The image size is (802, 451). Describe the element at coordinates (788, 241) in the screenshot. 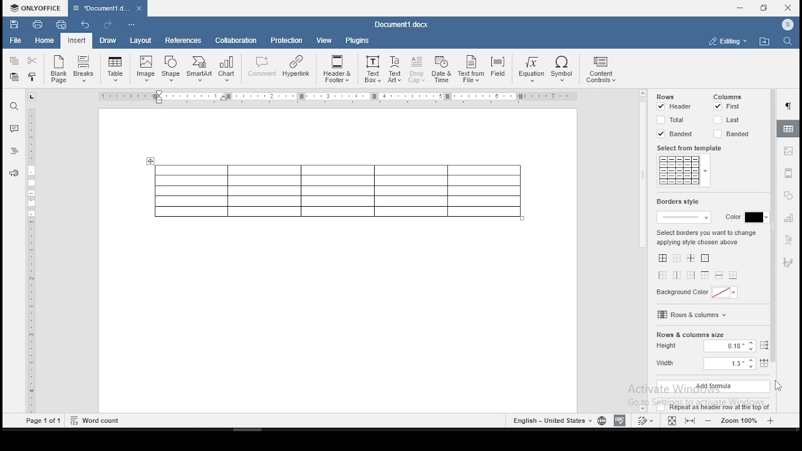

I see `text art settings` at that location.